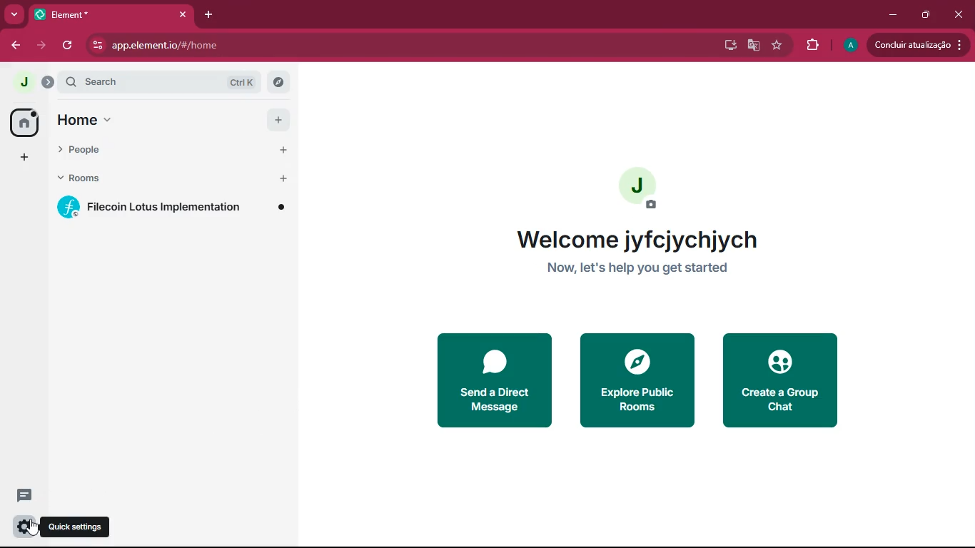  I want to click on add, so click(21, 158).